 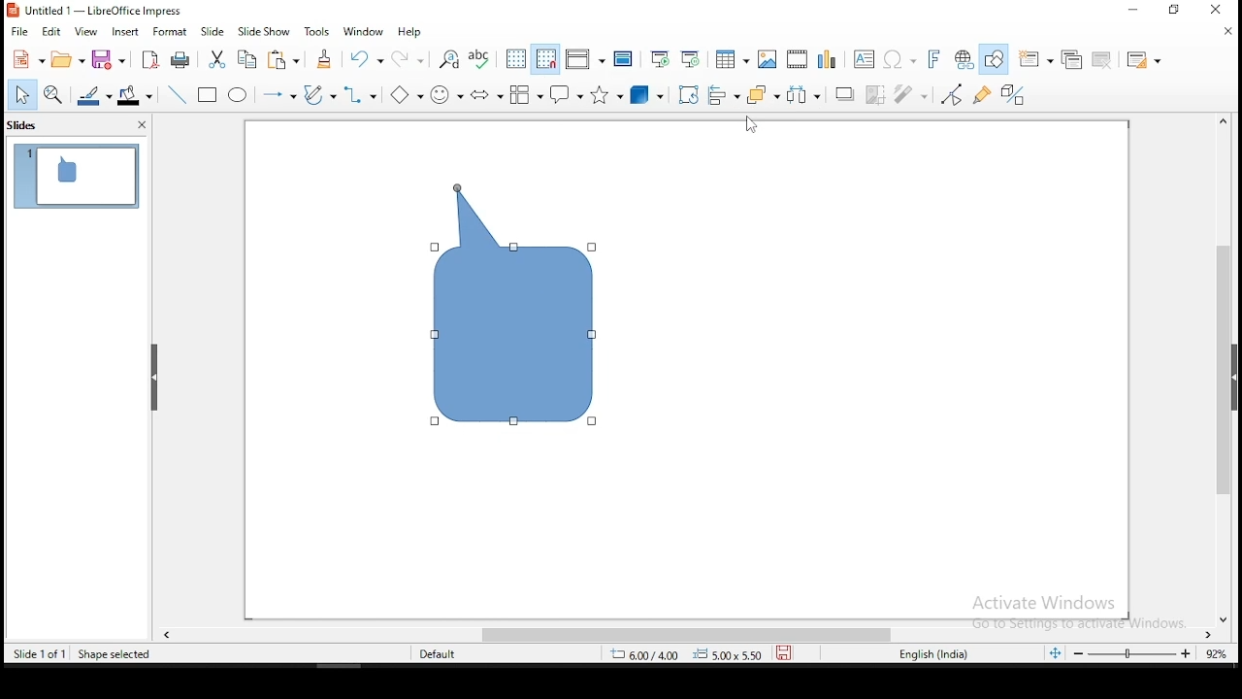 I want to click on slide 1, so click(x=74, y=176).